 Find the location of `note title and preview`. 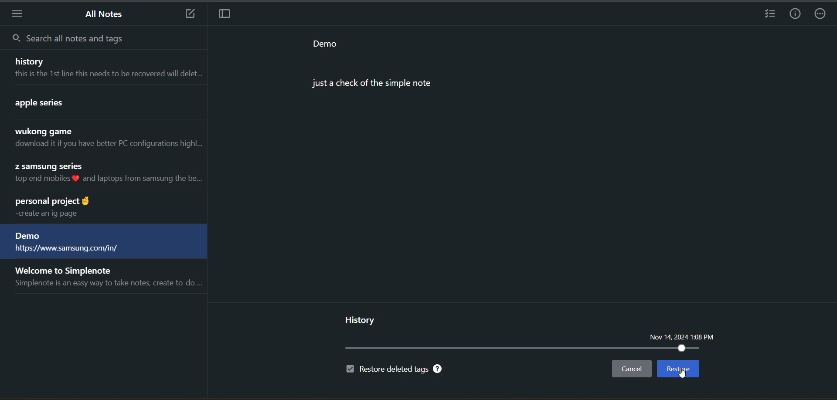

note title and preview is located at coordinates (101, 207).